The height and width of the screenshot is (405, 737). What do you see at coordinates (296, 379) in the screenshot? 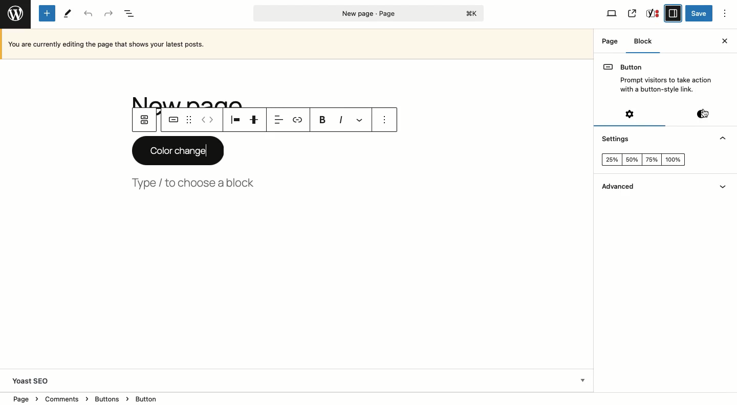
I see `Yoast SEO` at bounding box center [296, 379].